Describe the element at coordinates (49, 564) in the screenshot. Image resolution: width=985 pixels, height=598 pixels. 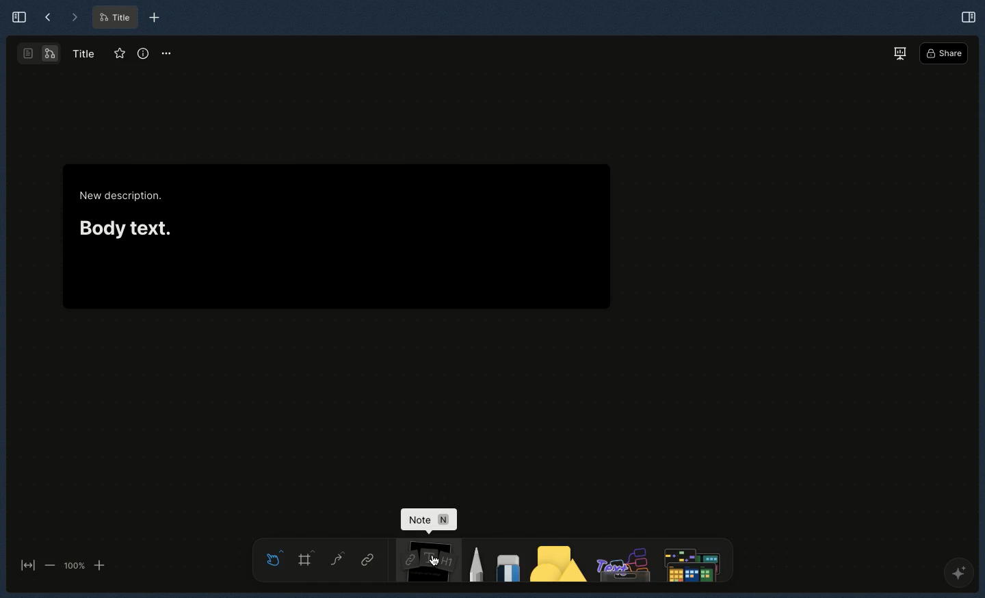
I see `zoom out` at that location.